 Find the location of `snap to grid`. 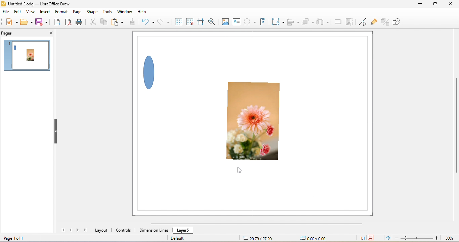

snap to grid is located at coordinates (187, 21).